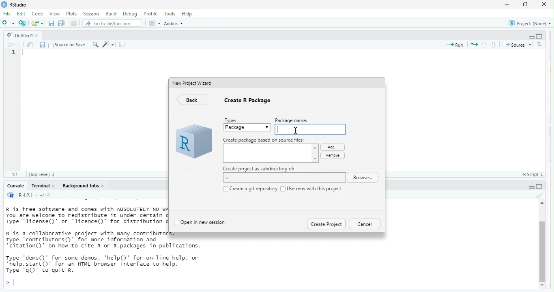 The height and width of the screenshot is (292, 554). What do you see at coordinates (473, 45) in the screenshot?
I see `re run the previous code` at bounding box center [473, 45].